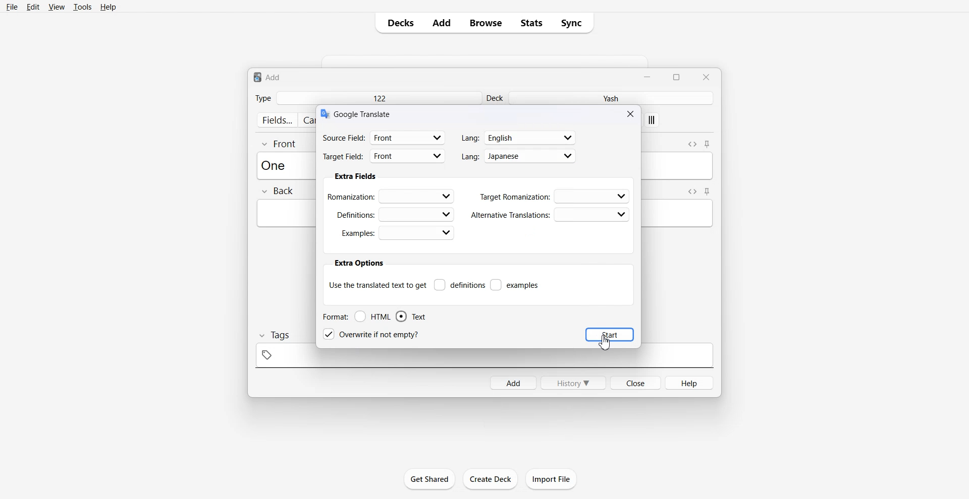 This screenshot has width=969, height=499. I want to click on examples, so click(515, 285).